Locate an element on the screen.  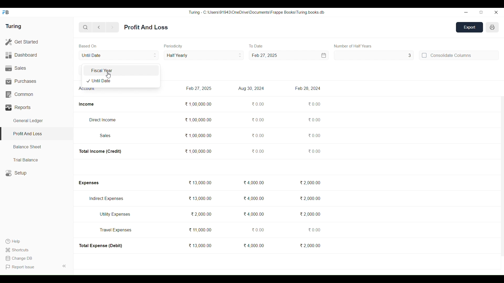
1,00,000.00 is located at coordinates (198, 135).